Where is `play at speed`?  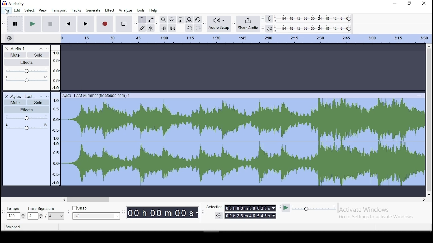 play at speed is located at coordinates (287, 208).